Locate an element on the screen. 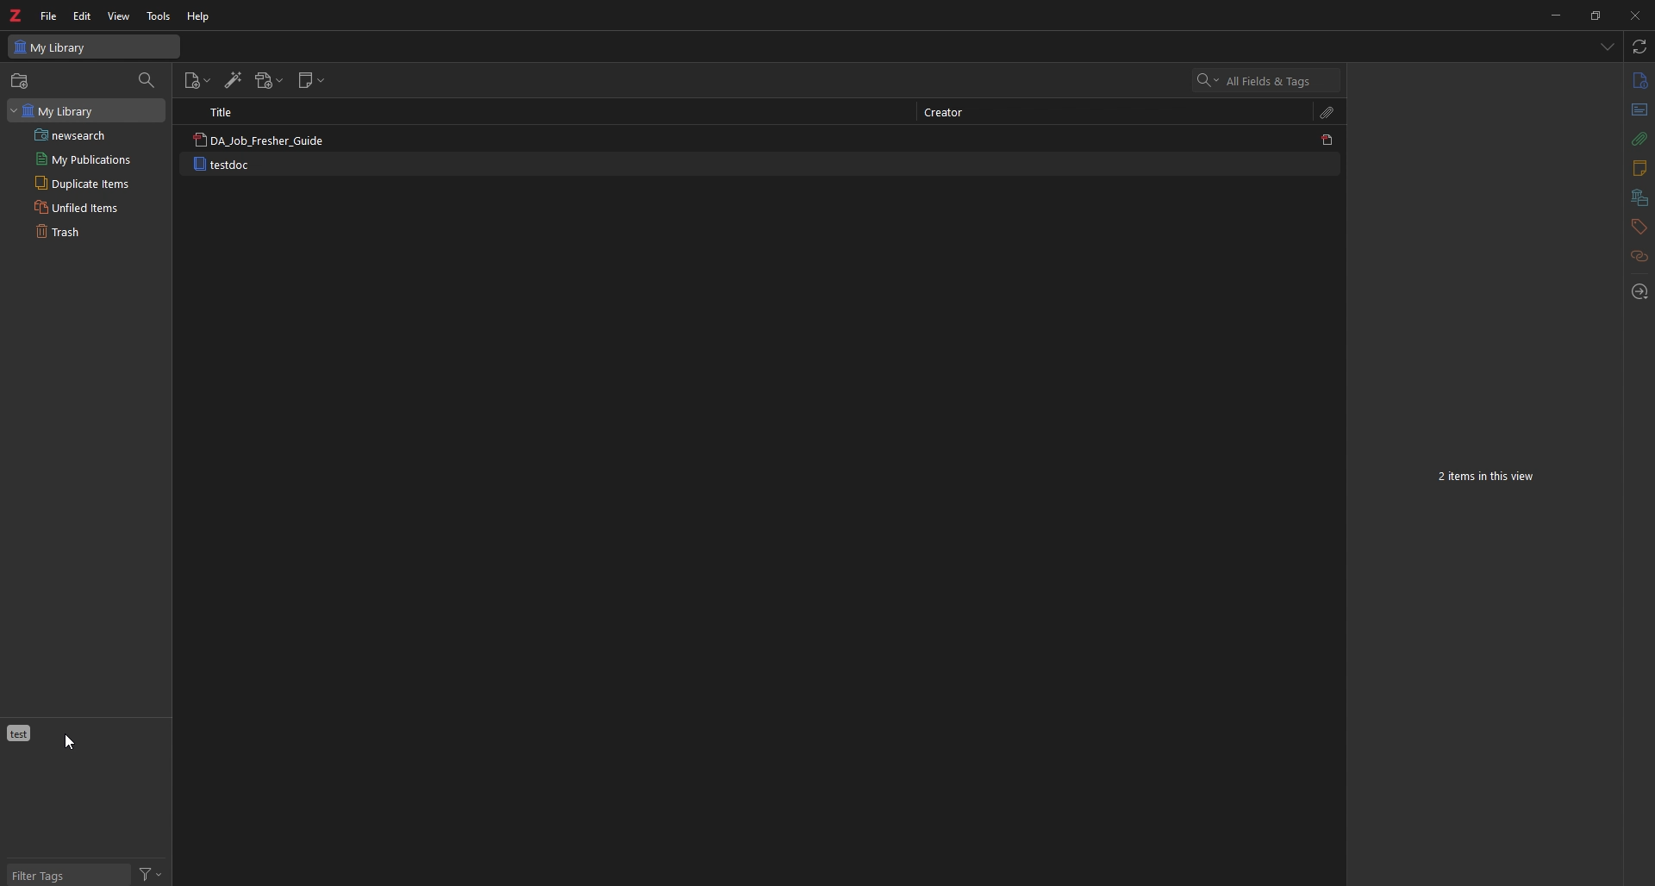 The width and height of the screenshot is (1655, 886). tags is located at coordinates (1639, 226).